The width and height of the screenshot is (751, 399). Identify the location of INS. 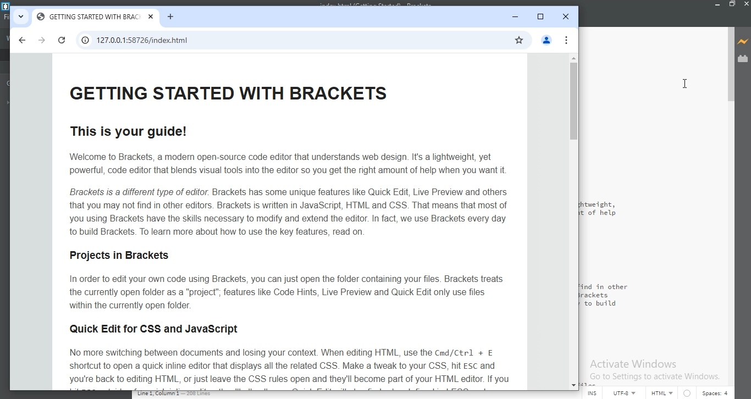
(589, 394).